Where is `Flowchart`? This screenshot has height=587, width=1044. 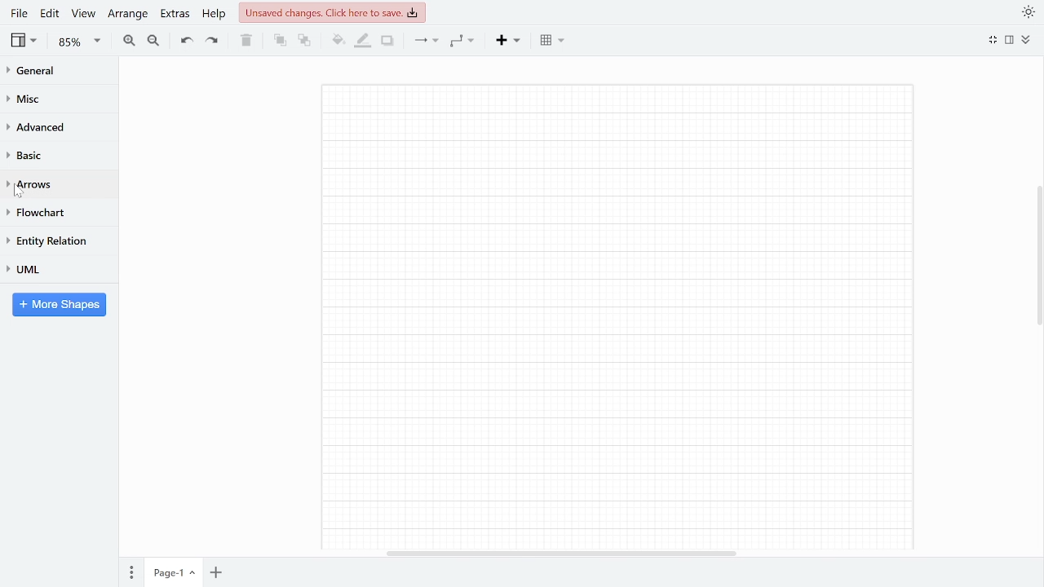 Flowchart is located at coordinates (38, 214).